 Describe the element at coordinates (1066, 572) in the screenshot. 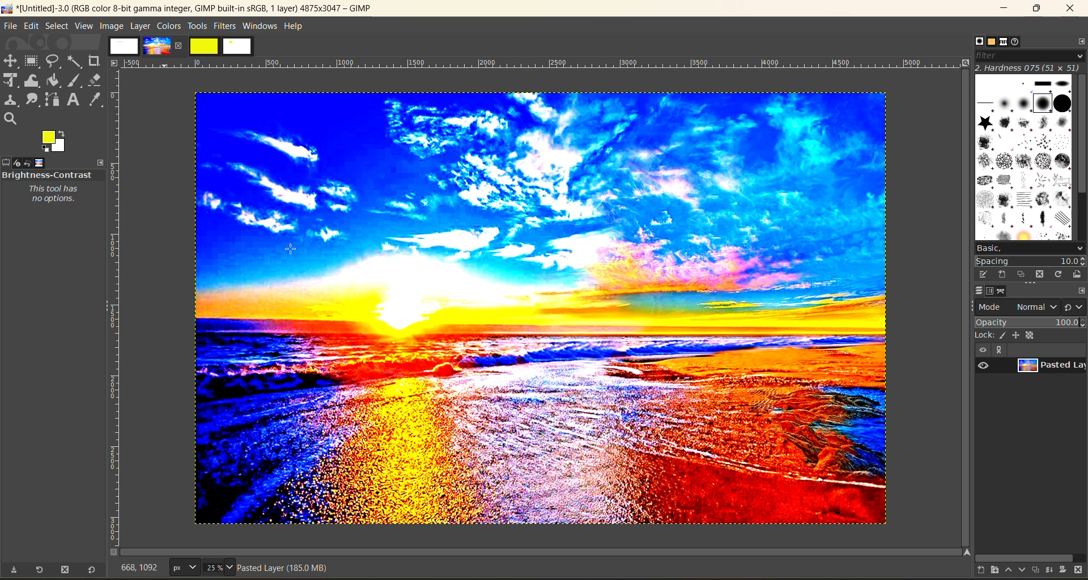

I see `add a mask` at that location.